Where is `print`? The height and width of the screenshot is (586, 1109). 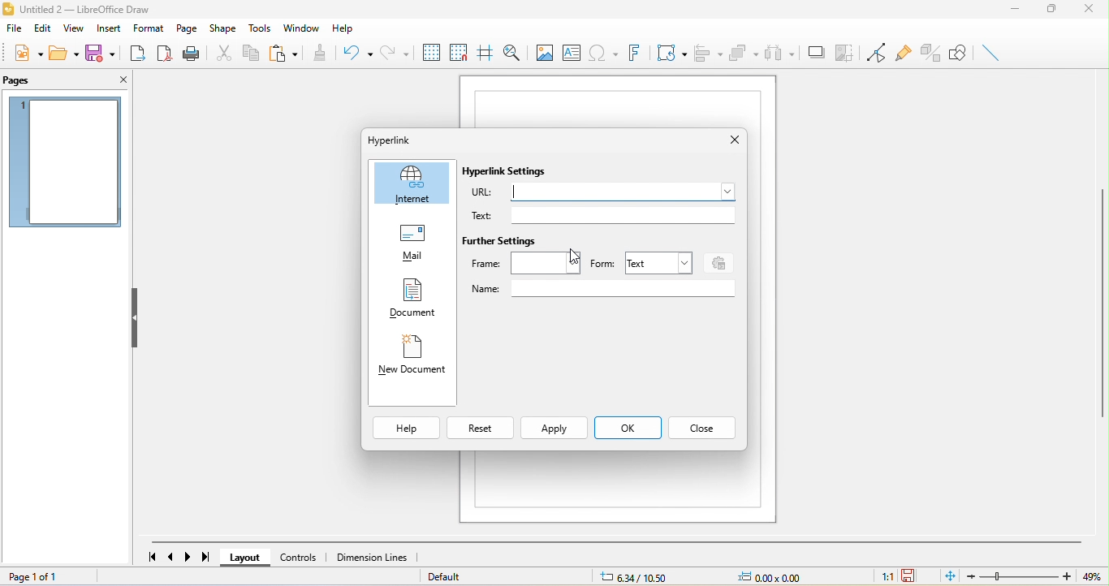
print is located at coordinates (192, 53).